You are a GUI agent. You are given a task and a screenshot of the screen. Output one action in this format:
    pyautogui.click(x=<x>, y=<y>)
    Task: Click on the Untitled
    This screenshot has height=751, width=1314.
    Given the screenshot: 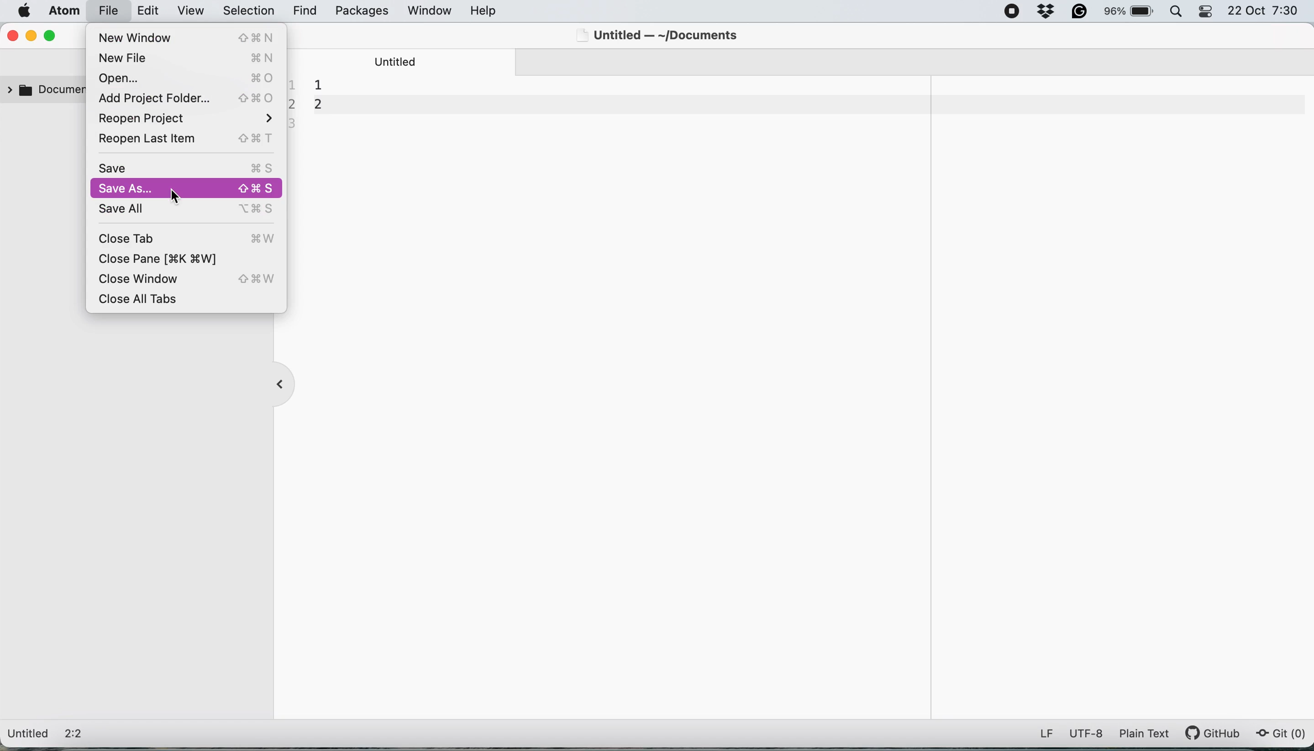 What is the action you would take?
    pyautogui.click(x=29, y=734)
    